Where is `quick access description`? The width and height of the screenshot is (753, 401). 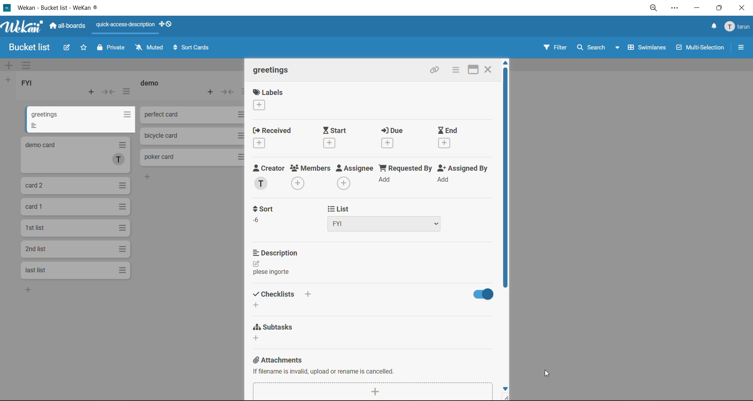 quick access description is located at coordinates (124, 28).